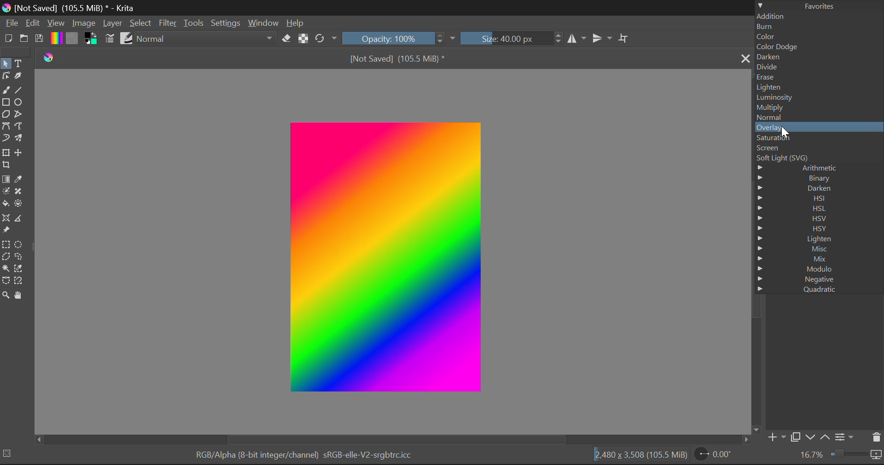 The height and width of the screenshot is (465, 884). What do you see at coordinates (288, 40) in the screenshot?
I see `Erase` at bounding box center [288, 40].